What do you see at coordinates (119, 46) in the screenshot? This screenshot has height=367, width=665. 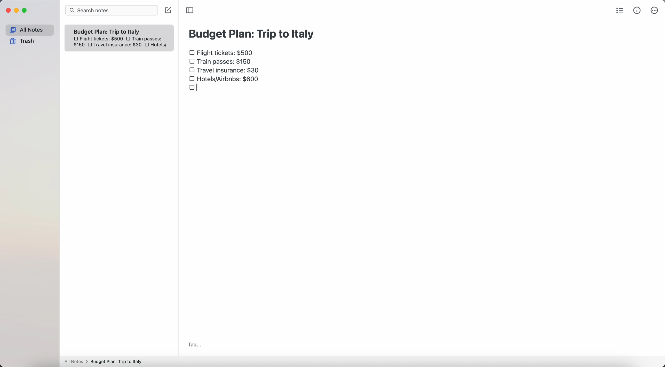 I see `travel insurance: $30` at bounding box center [119, 46].